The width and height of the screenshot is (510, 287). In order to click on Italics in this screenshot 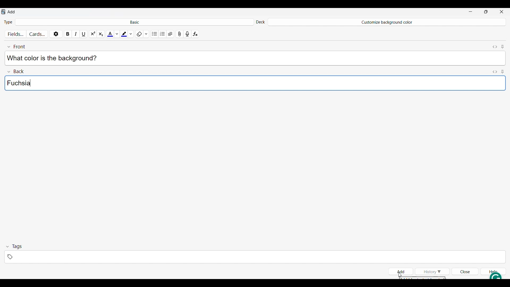, I will do `click(76, 33)`.